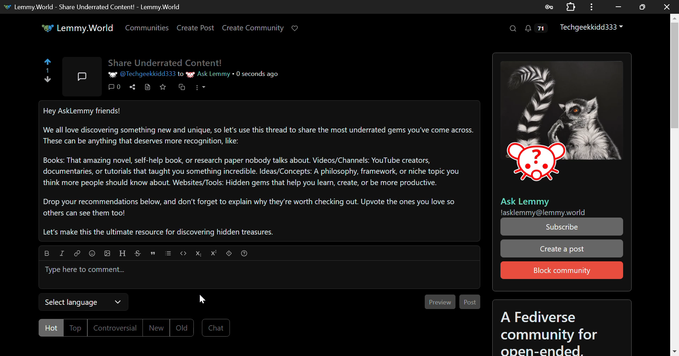  Describe the element at coordinates (260, 171) in the screenshot. I see `Post Body` at that location.